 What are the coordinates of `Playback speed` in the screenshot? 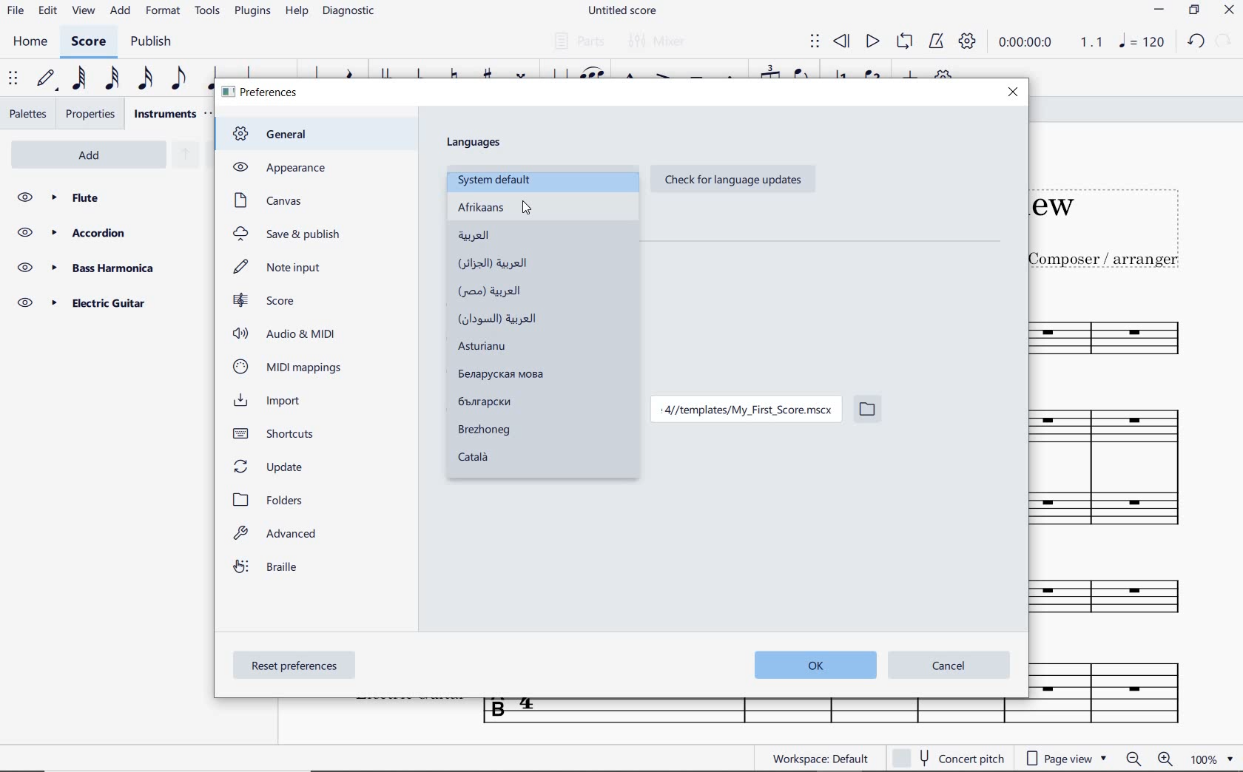 It's located at (1093, 44).